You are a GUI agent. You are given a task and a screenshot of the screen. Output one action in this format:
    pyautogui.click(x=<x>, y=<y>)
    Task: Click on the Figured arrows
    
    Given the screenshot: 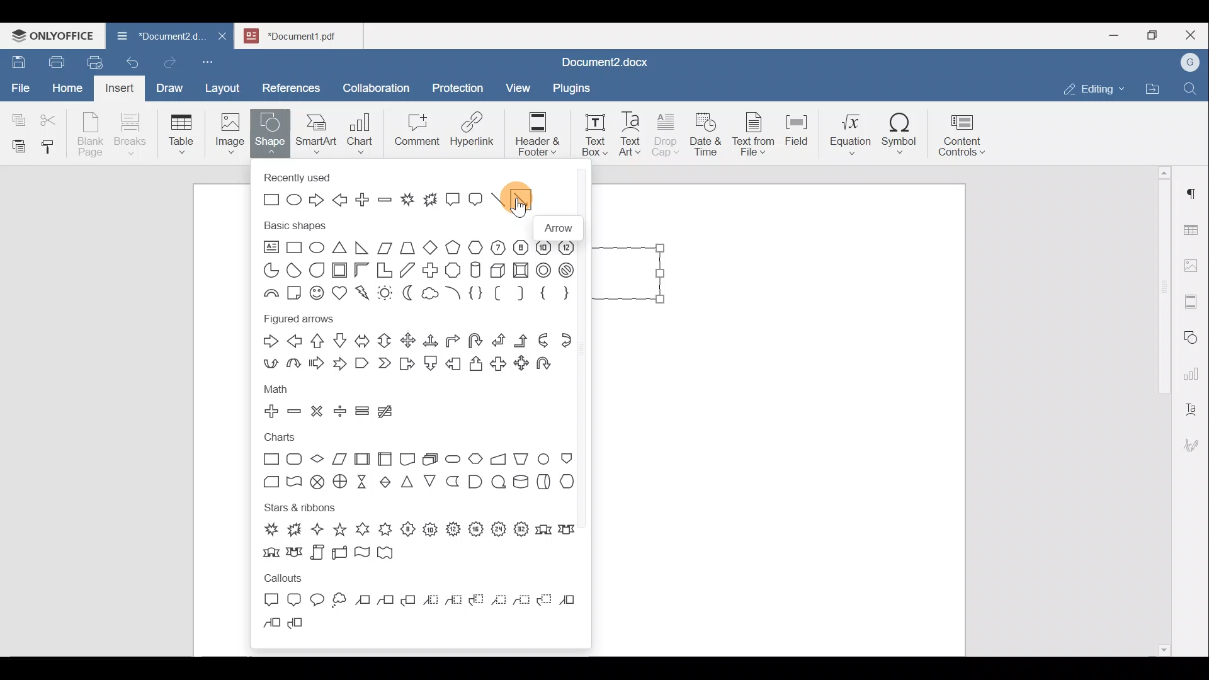 What is the action you would take?
    pyautogui.click(x=411, y=343)
    